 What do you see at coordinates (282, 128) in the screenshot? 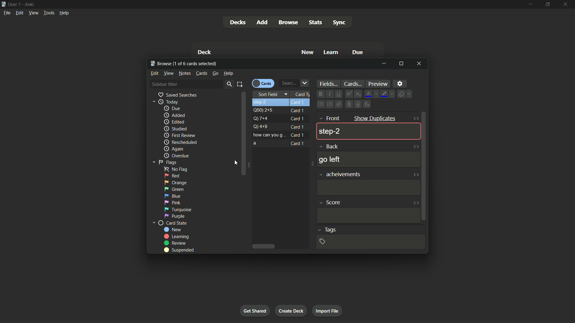
I see `Q)50)2+5Q)7+4 Card 14+9 Card 1 how can youg.. Card 1 a Card 1` at bounding box center [282, 128].